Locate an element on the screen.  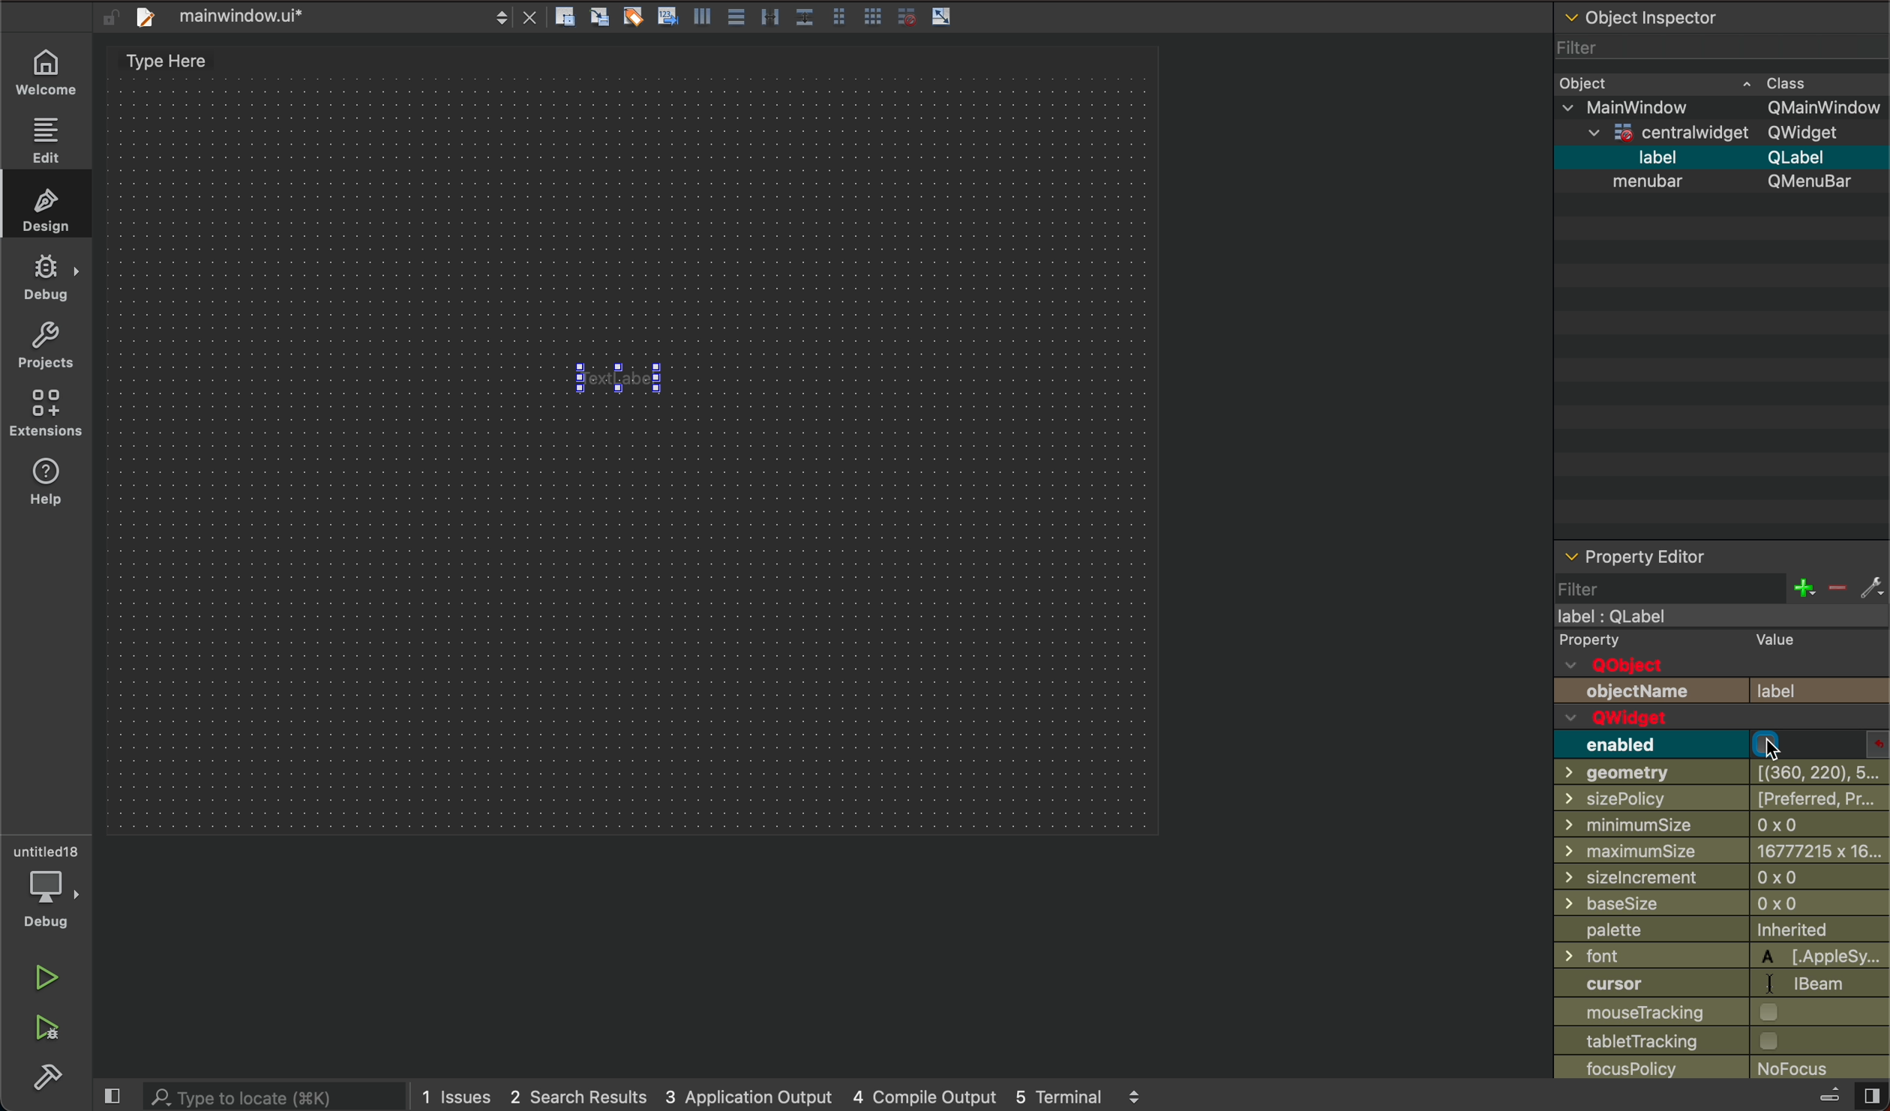
edit is located at coordinates (50, 143).